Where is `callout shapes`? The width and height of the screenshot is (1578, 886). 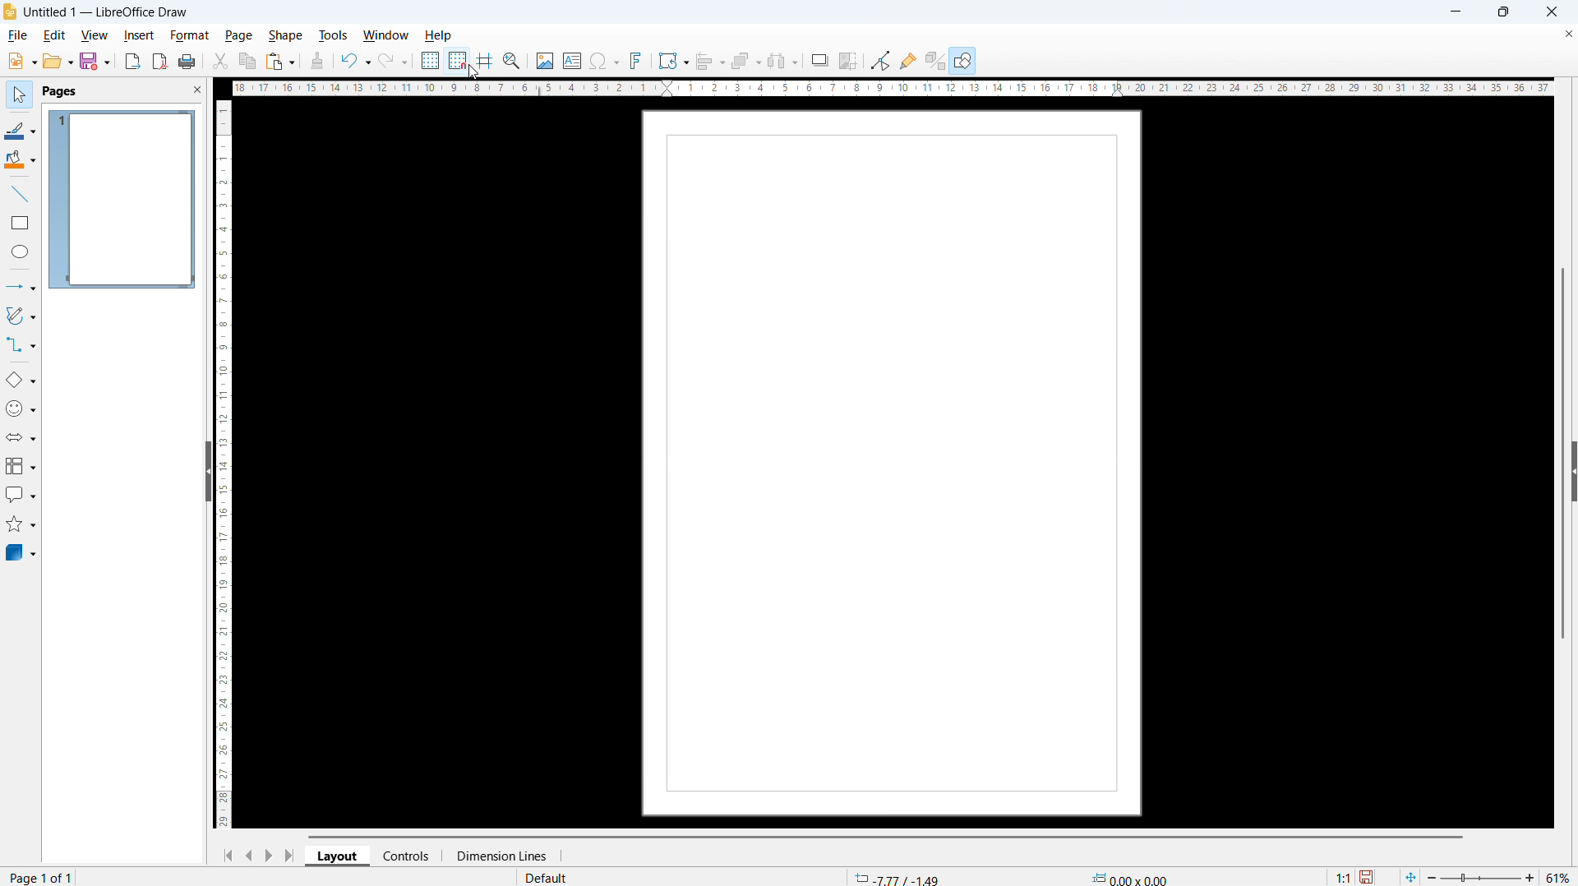 callout shapes is located at coordinates (21, 495).